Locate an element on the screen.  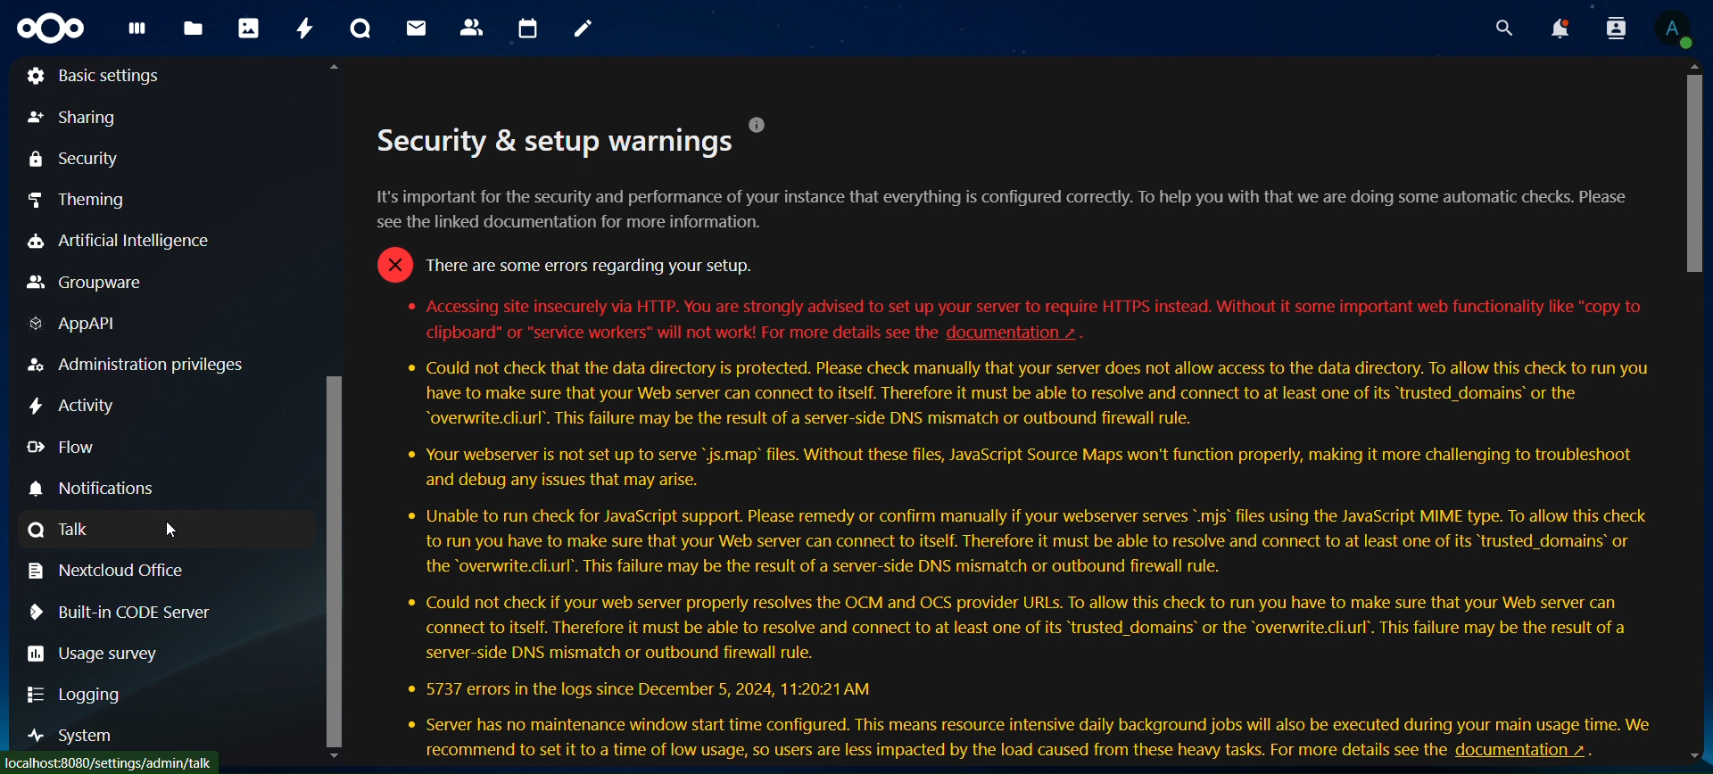
activity is located at coordinates (73, 407).